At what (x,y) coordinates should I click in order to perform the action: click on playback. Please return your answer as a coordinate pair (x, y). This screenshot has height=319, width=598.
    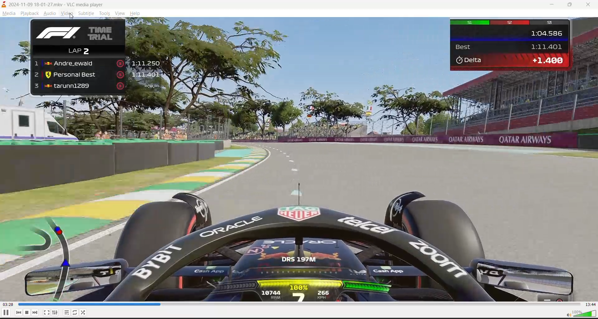
    Looking at the image, I should click on (30, 13).